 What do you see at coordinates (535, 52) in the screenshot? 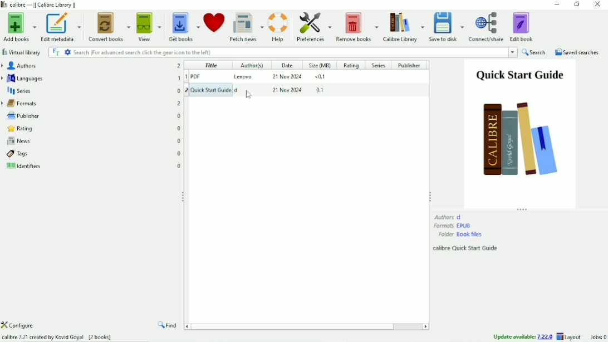
I see `Search` at bounding box center [535, 52].